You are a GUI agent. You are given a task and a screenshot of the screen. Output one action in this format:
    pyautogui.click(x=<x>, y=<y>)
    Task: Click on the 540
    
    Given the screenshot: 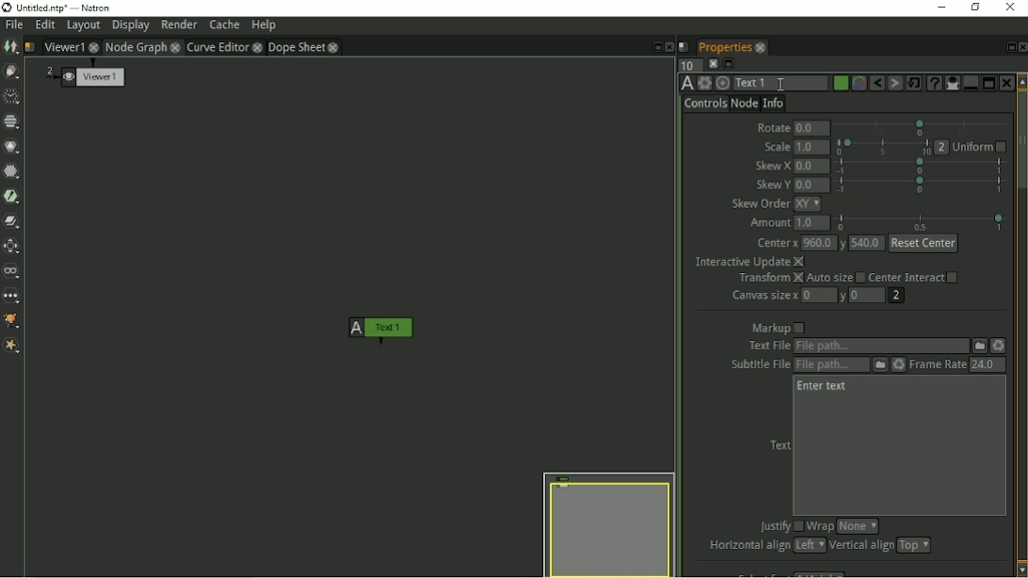 What is the action you would take?
    pyautogui.click(x=869, y=243)
    